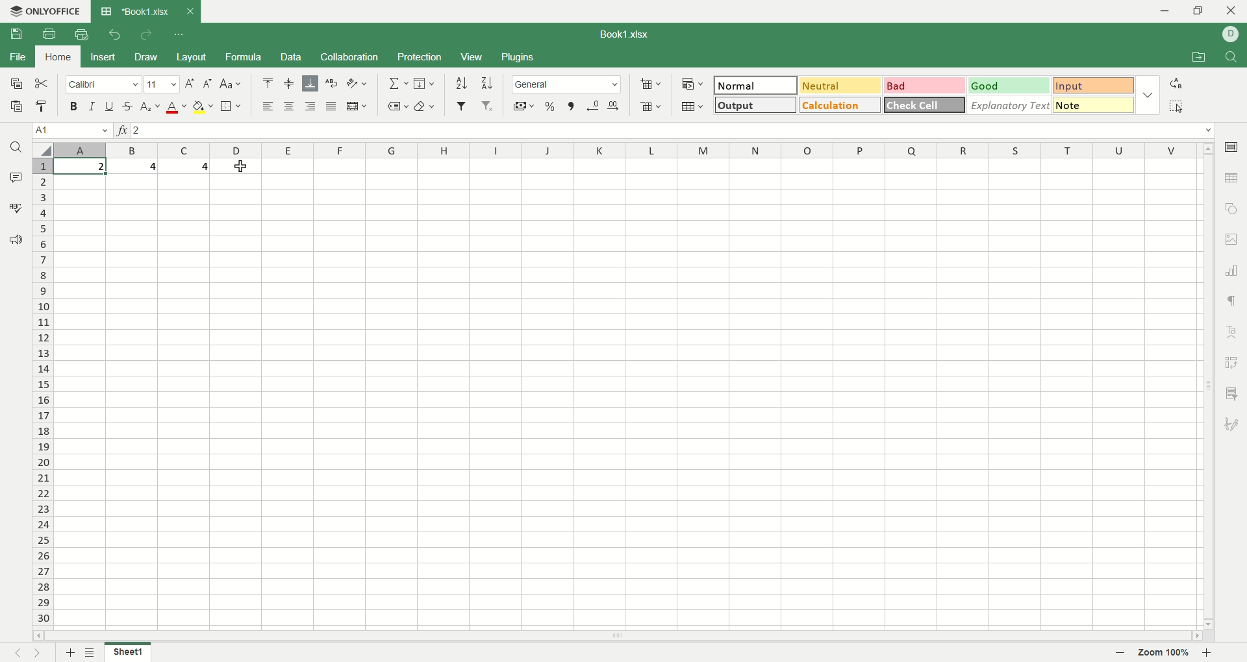 Image resolution: width=1247 pixels, height=662 pixels. I want to click on justified, so click(330, 107).